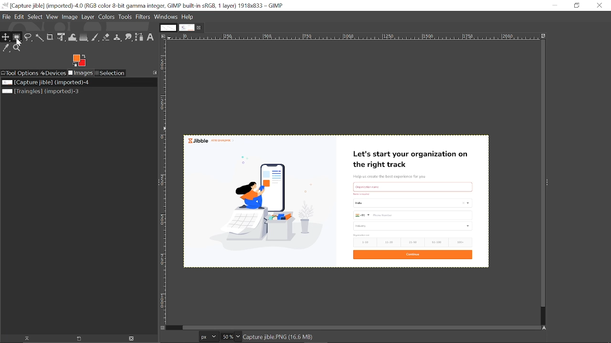  Describe the element at coordinates (143, 17) in the screenshot. I see `Filters` at that location.